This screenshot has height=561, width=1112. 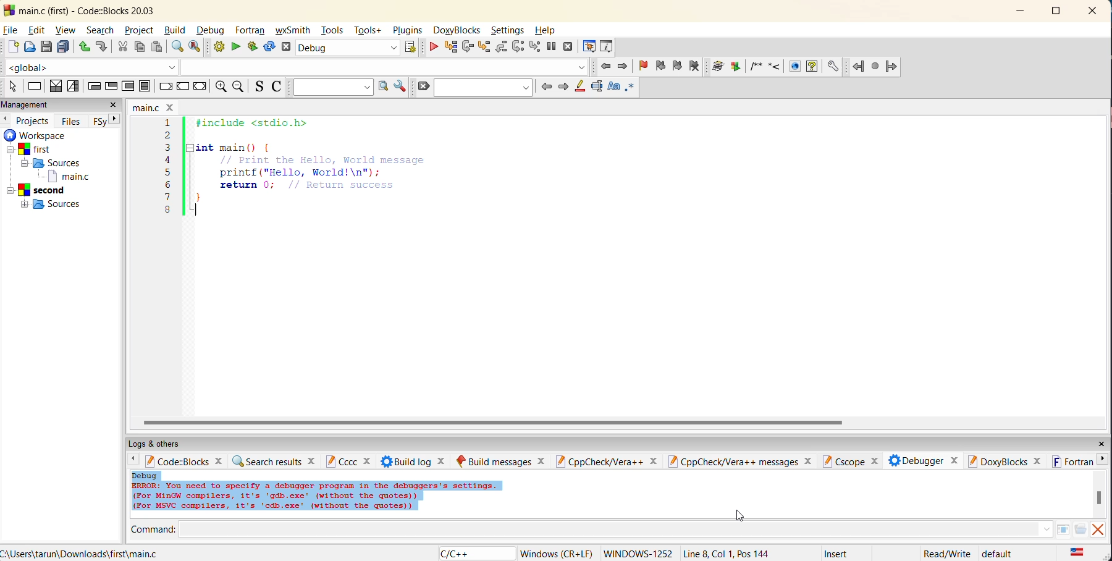 I want to click on entry condition loop, so click(x=92, y=87).